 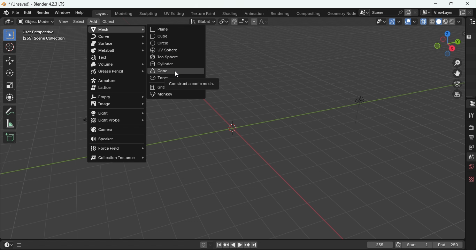 I want to click on Rotate the scene, so click(x=447, y=33).